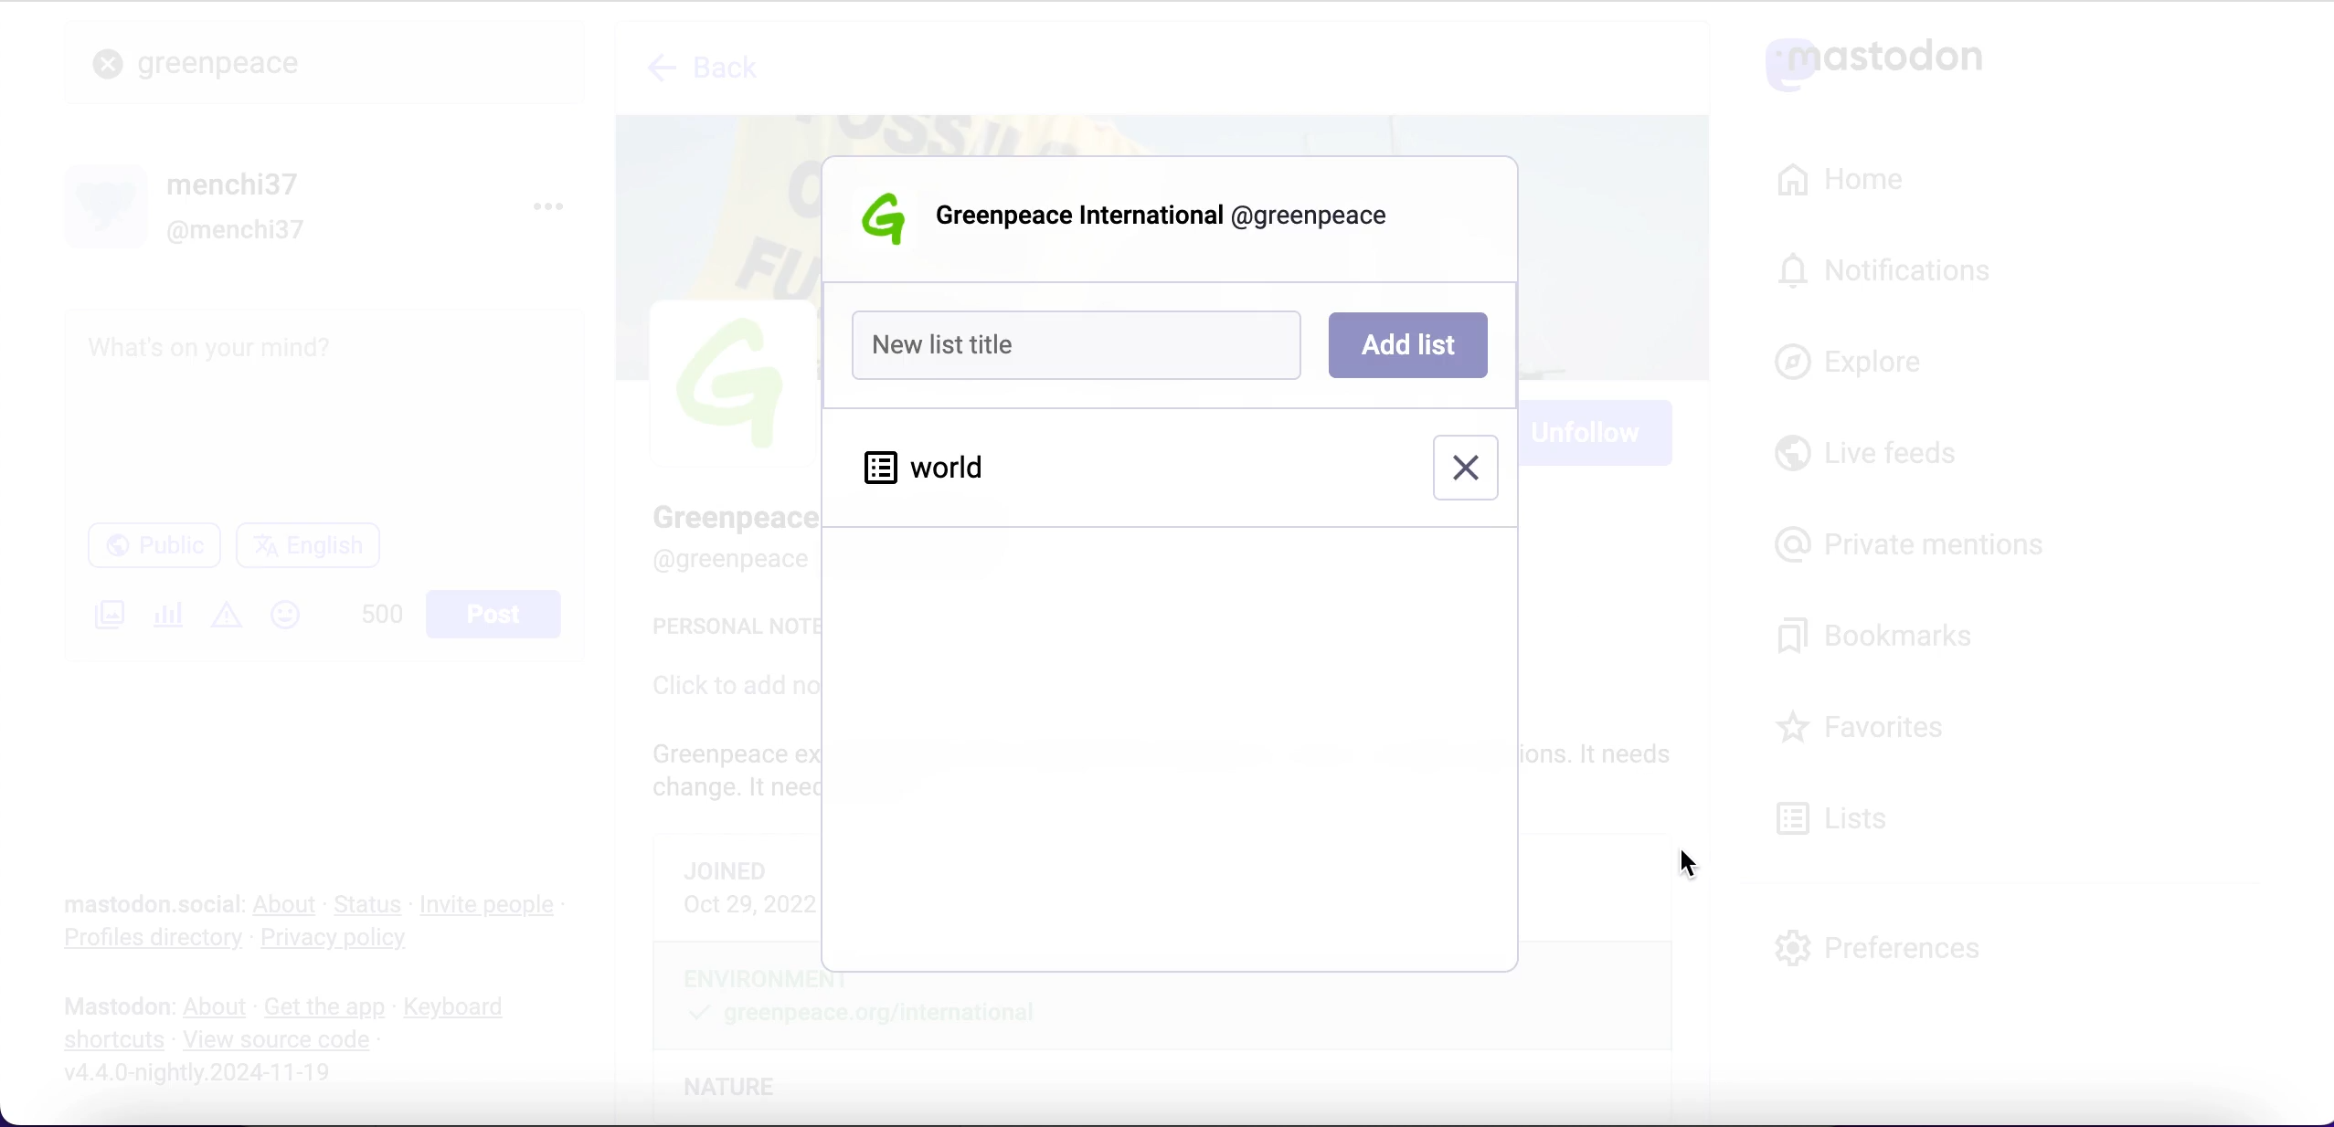  What do you see at coordinates (1867, 459) in the screenshot?
I see `live feeds` at bounding box center [1867, 459].